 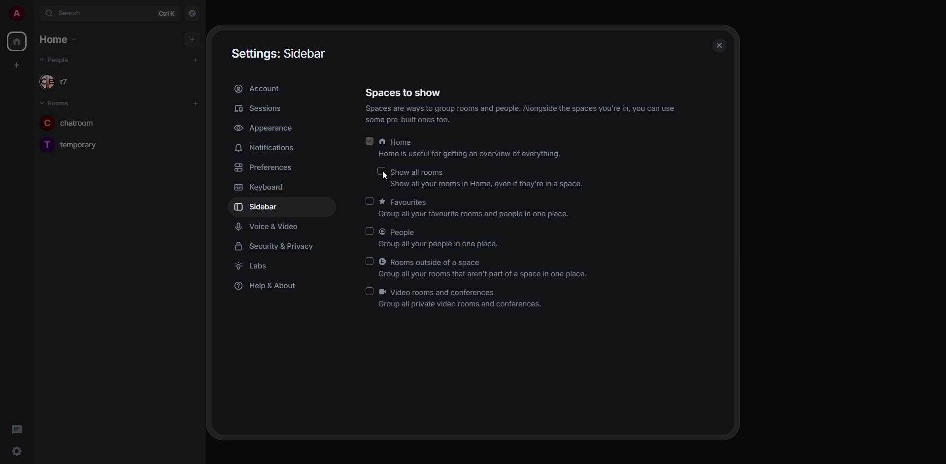 I want to click on click to enable, so click(x=370, y=261).